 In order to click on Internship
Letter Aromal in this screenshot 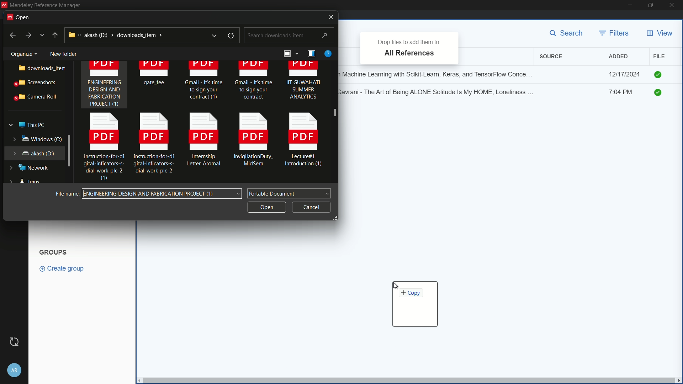, I will do `click(201, 142)`.